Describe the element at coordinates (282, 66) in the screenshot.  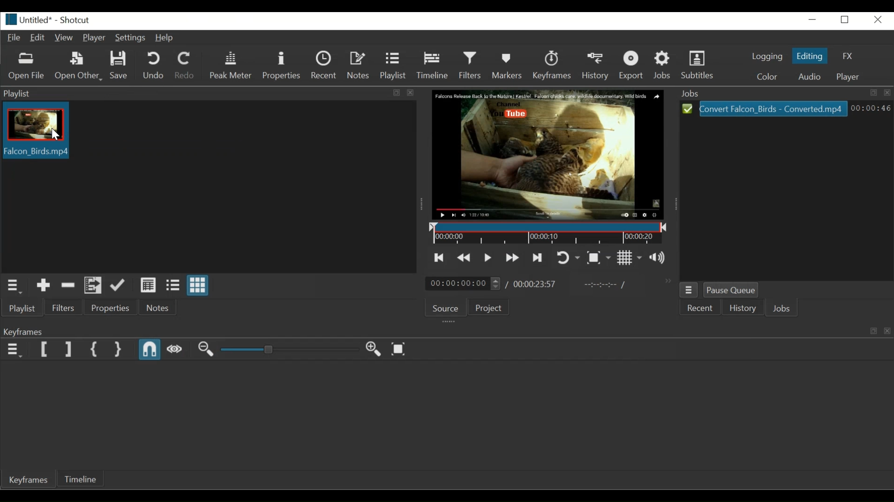
I see `Properties` at that location.